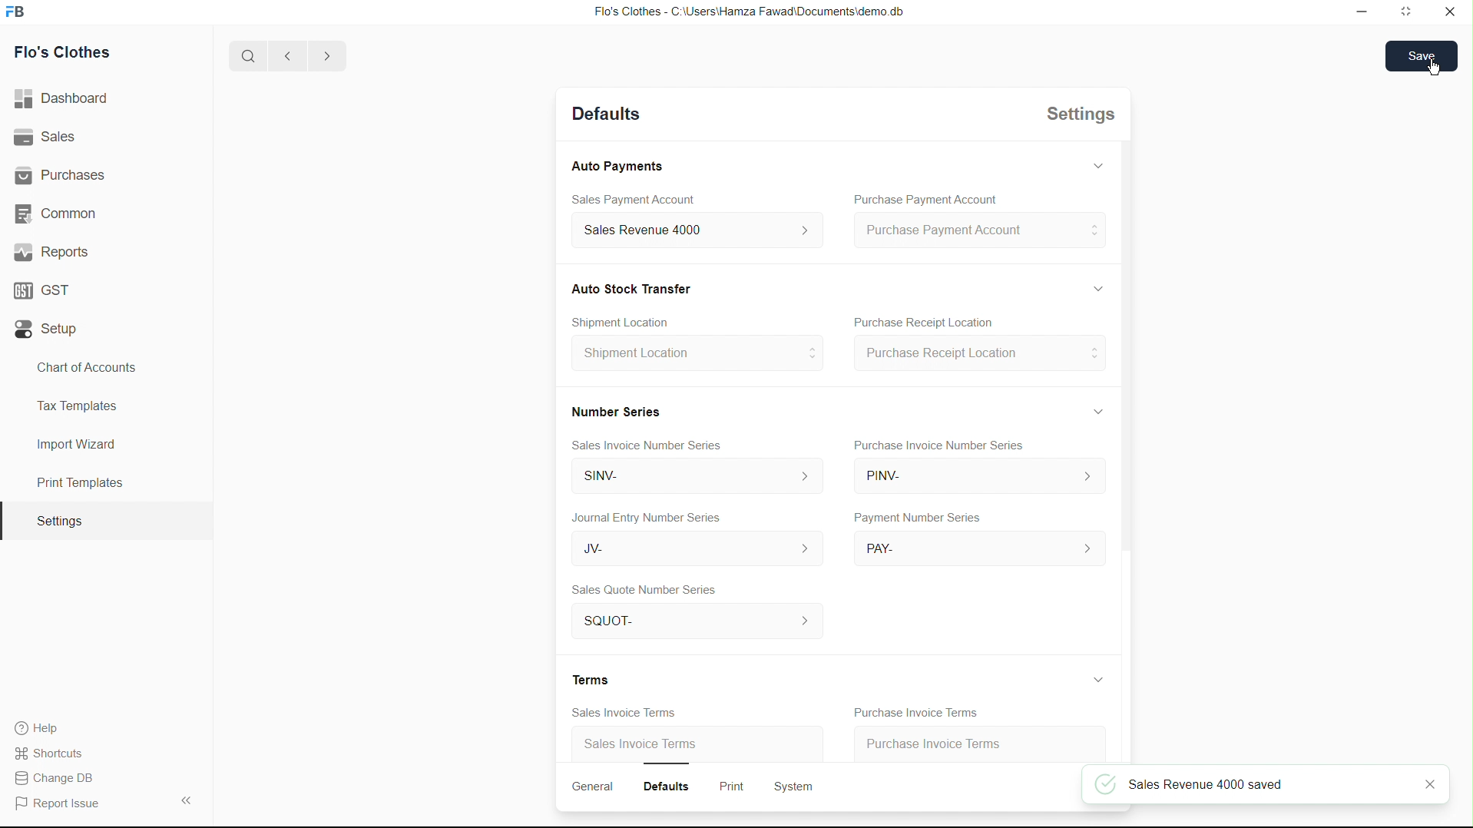  What do you see at coordinates (637, 200) in the screenshot?
I see `Sales Payment Account` at bounding box center [637, 200].